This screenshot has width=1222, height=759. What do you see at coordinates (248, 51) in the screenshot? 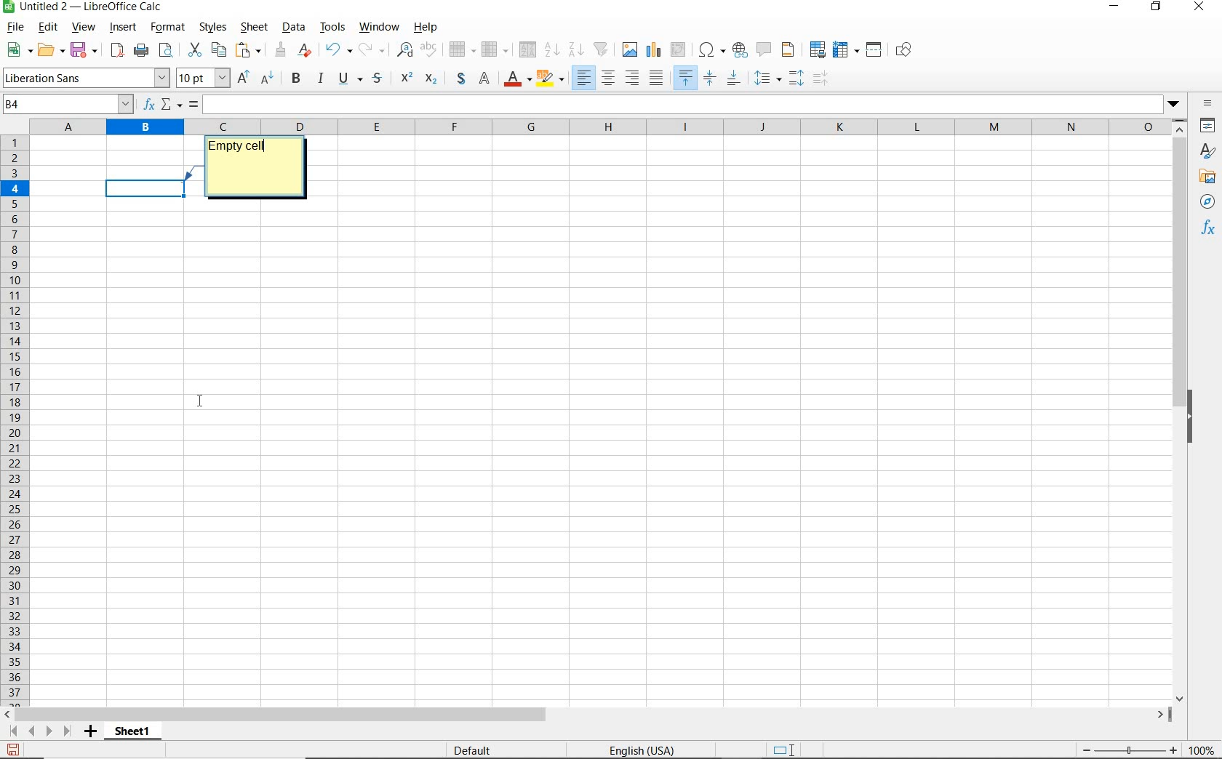
I see `paste` at bounding box center [248, 51].